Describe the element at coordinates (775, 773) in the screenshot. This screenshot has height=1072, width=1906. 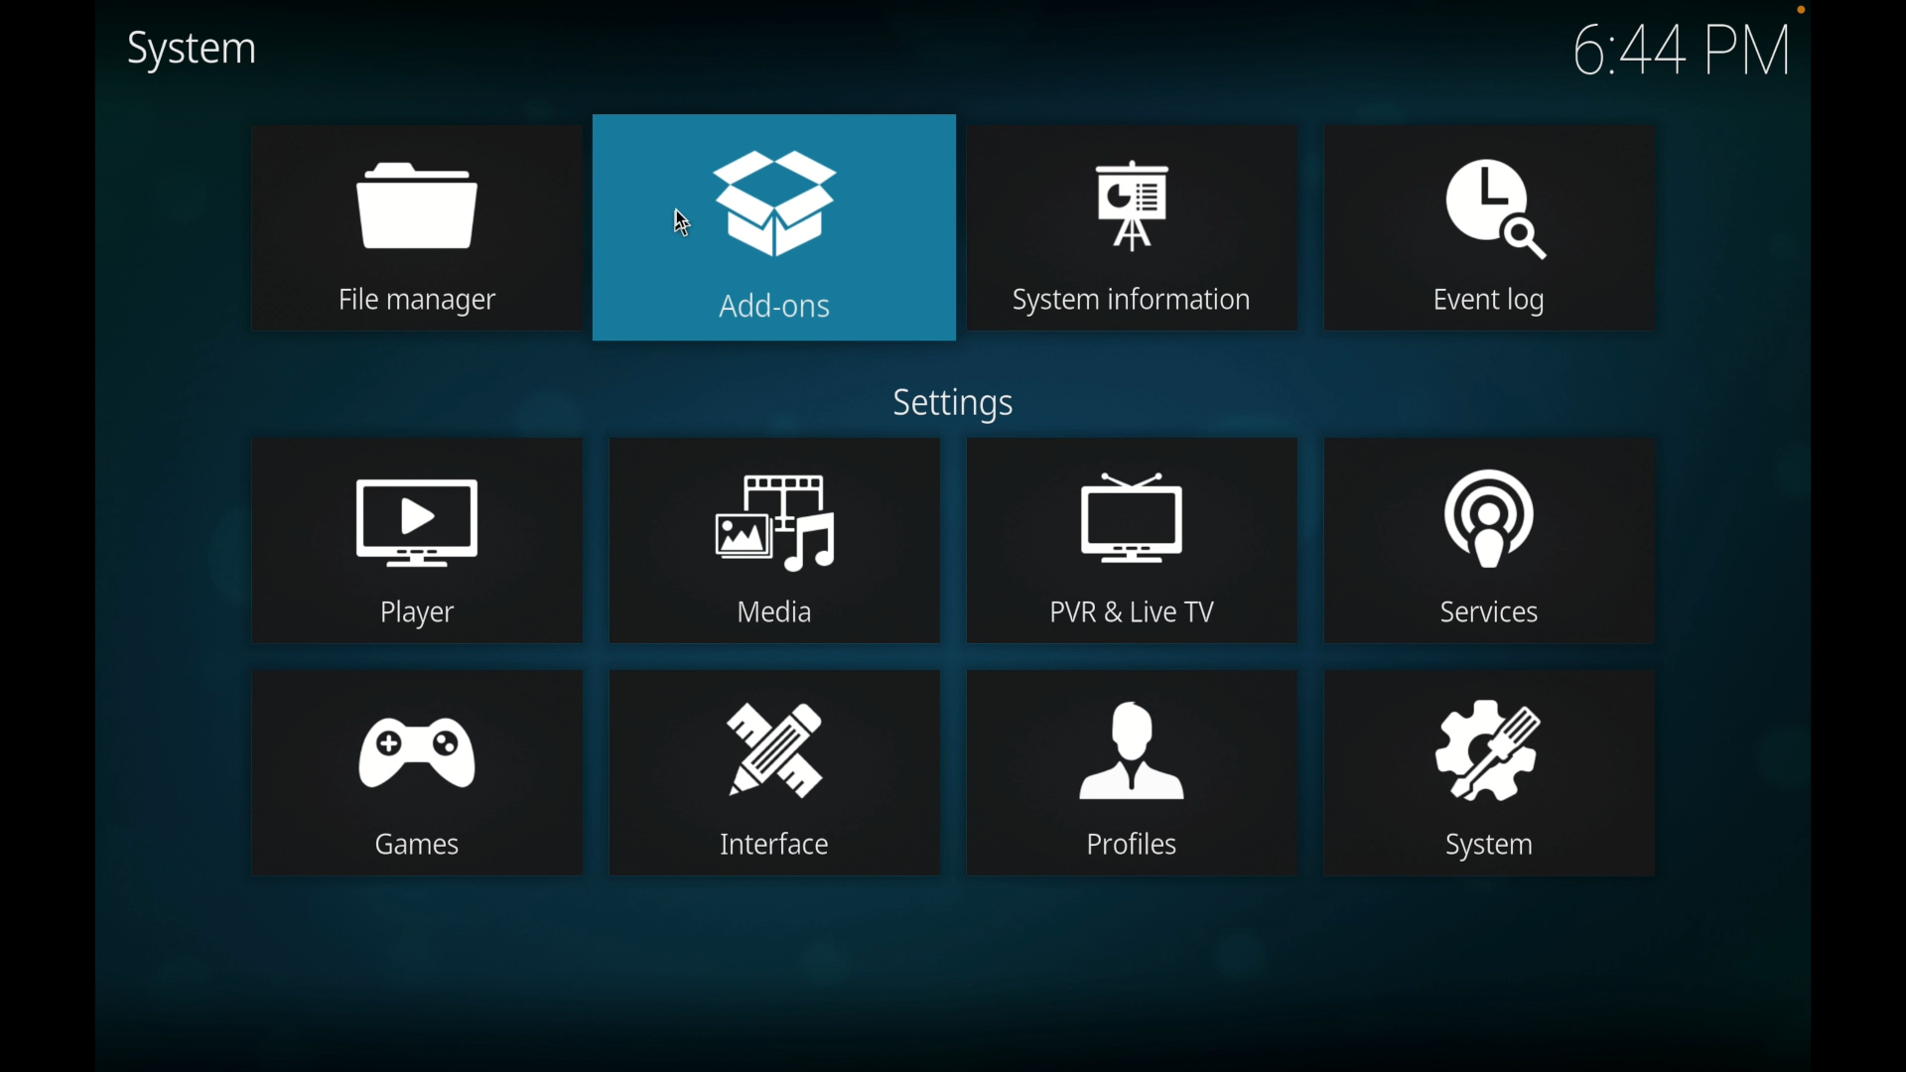
I see `interface` at that location.